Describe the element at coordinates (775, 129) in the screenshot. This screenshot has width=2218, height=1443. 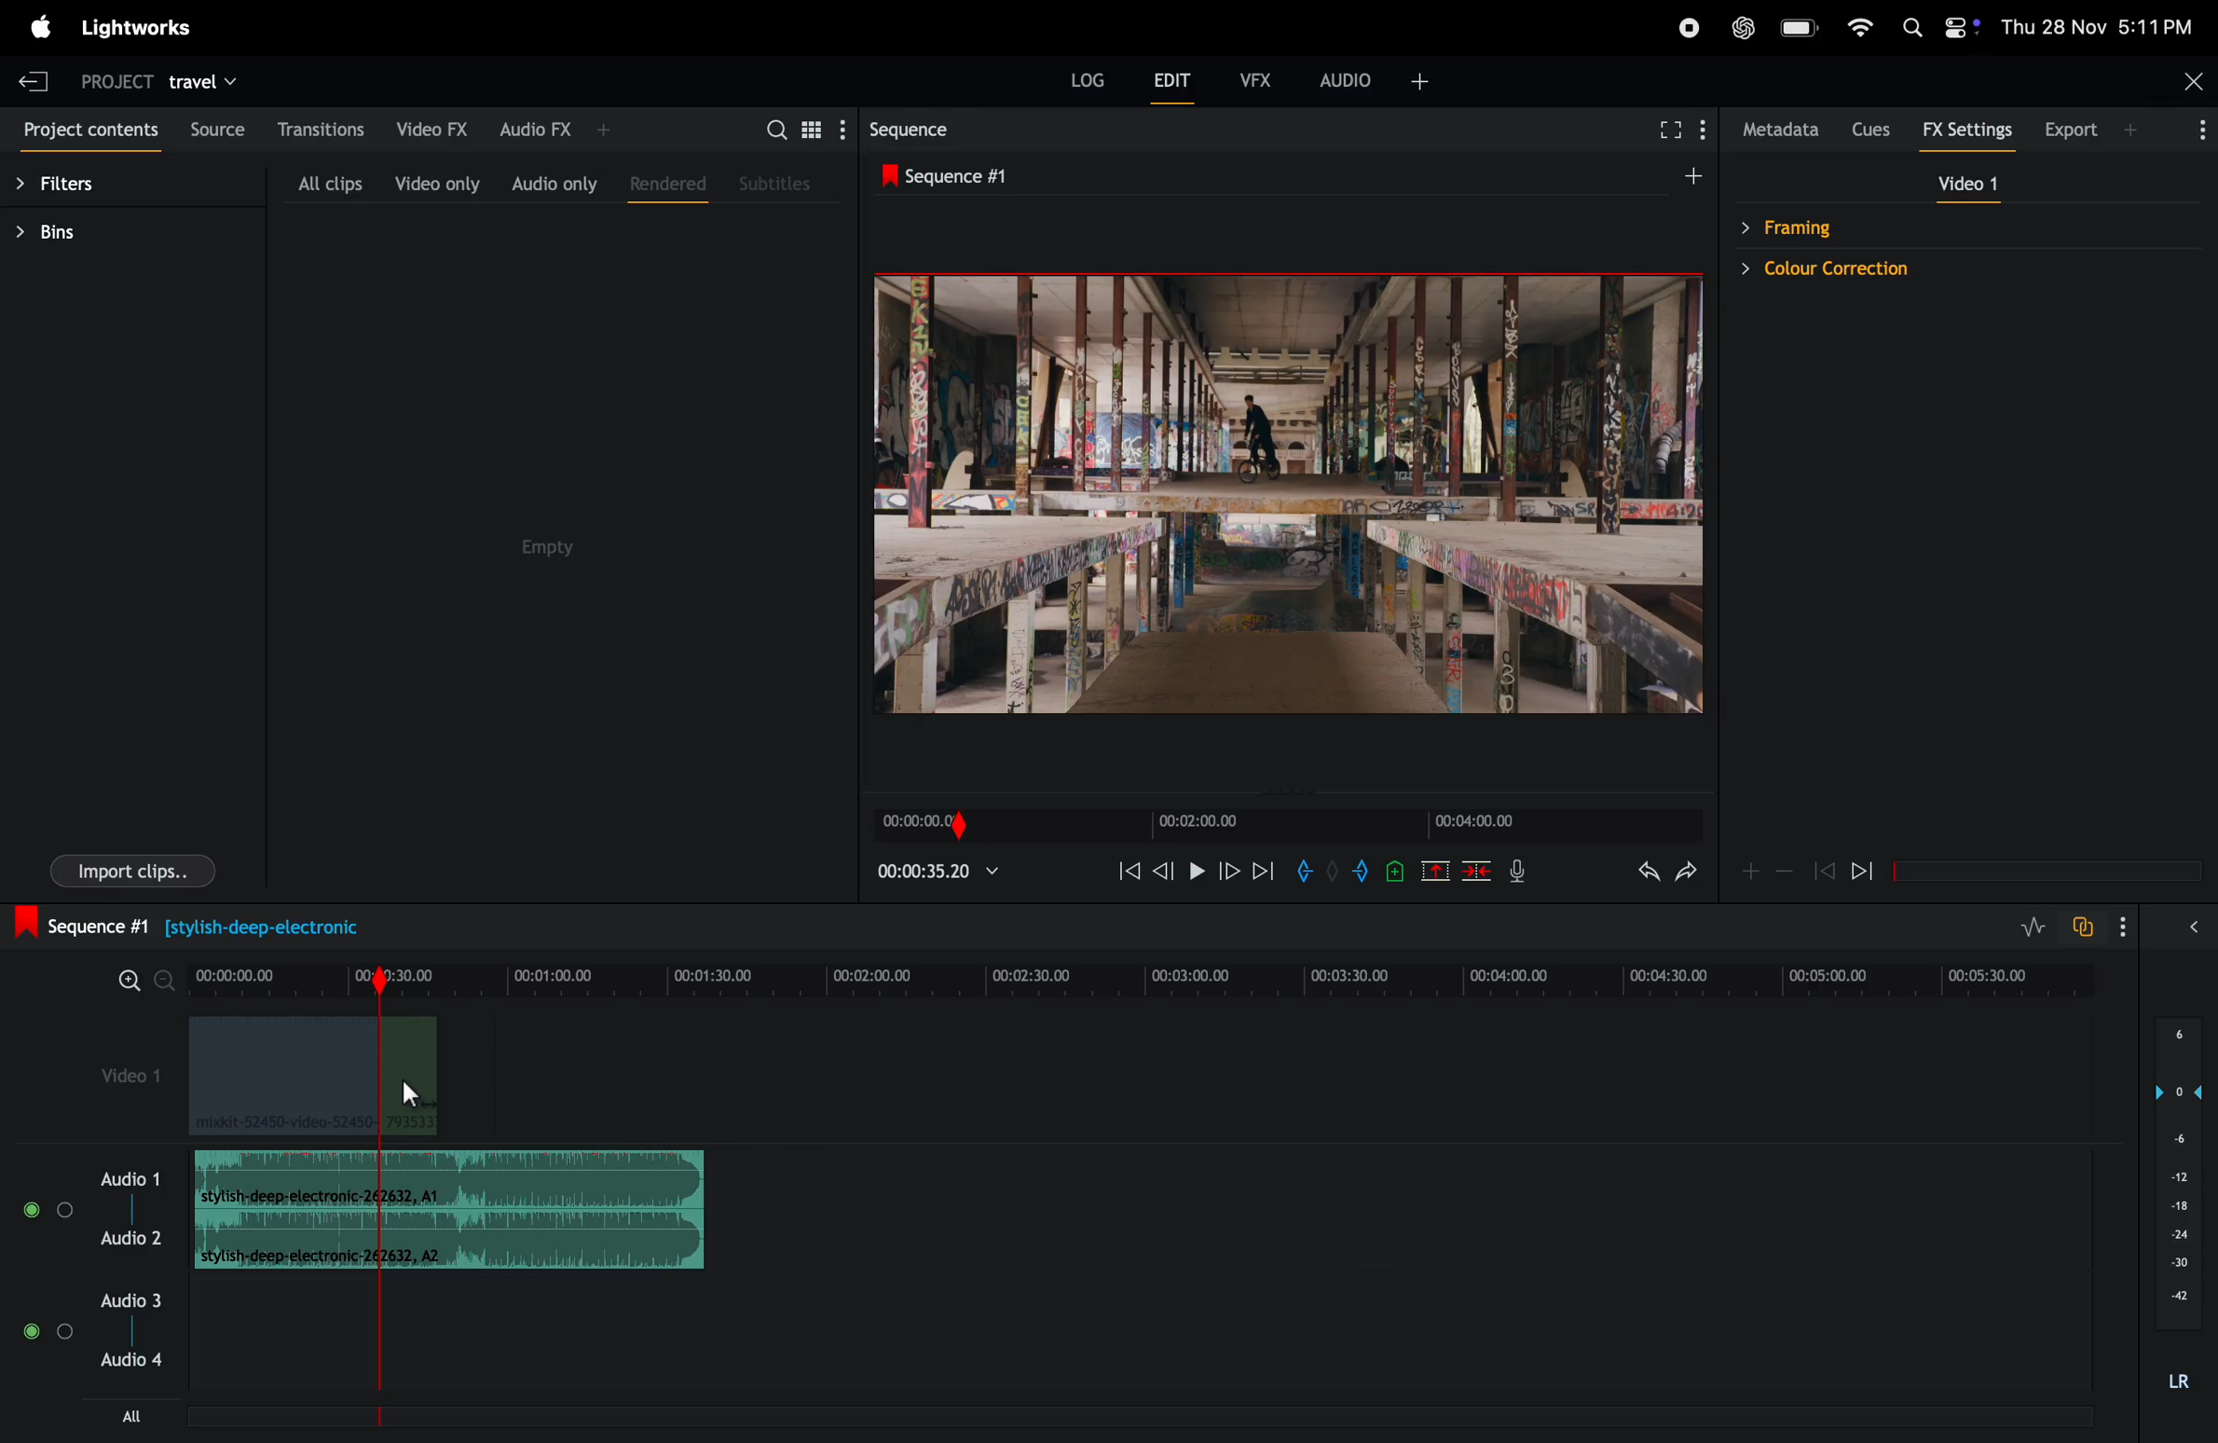
I see `search` at that location.